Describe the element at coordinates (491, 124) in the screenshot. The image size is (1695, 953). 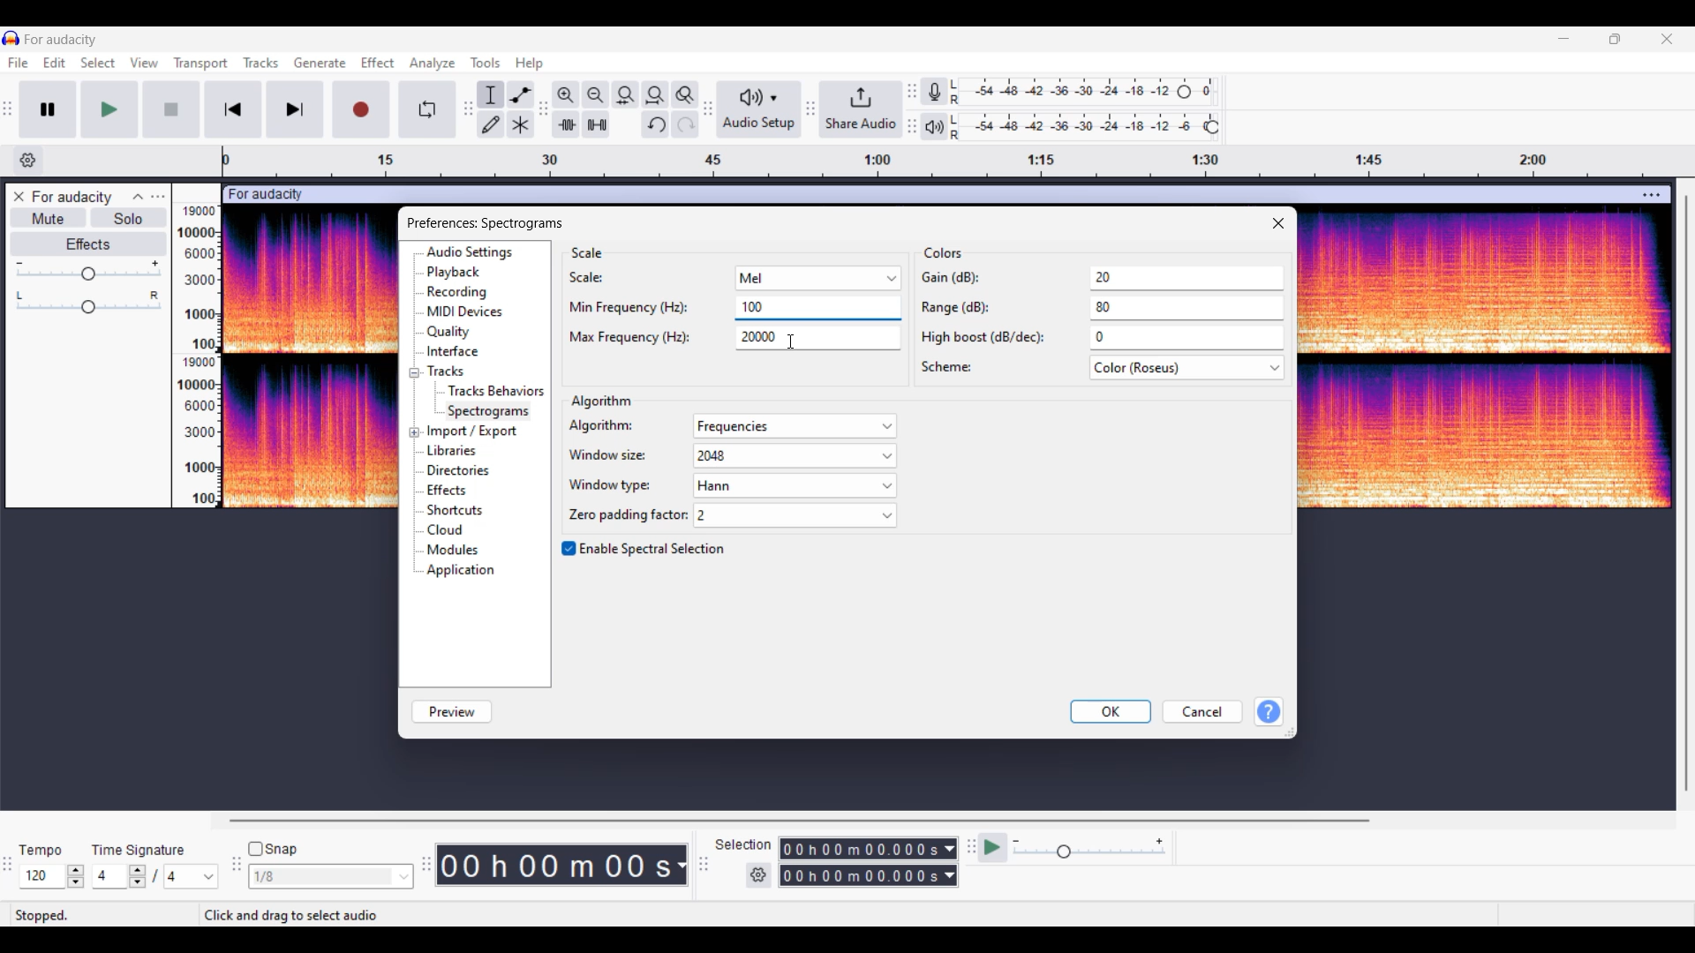
I see `Draw tool` at that location.